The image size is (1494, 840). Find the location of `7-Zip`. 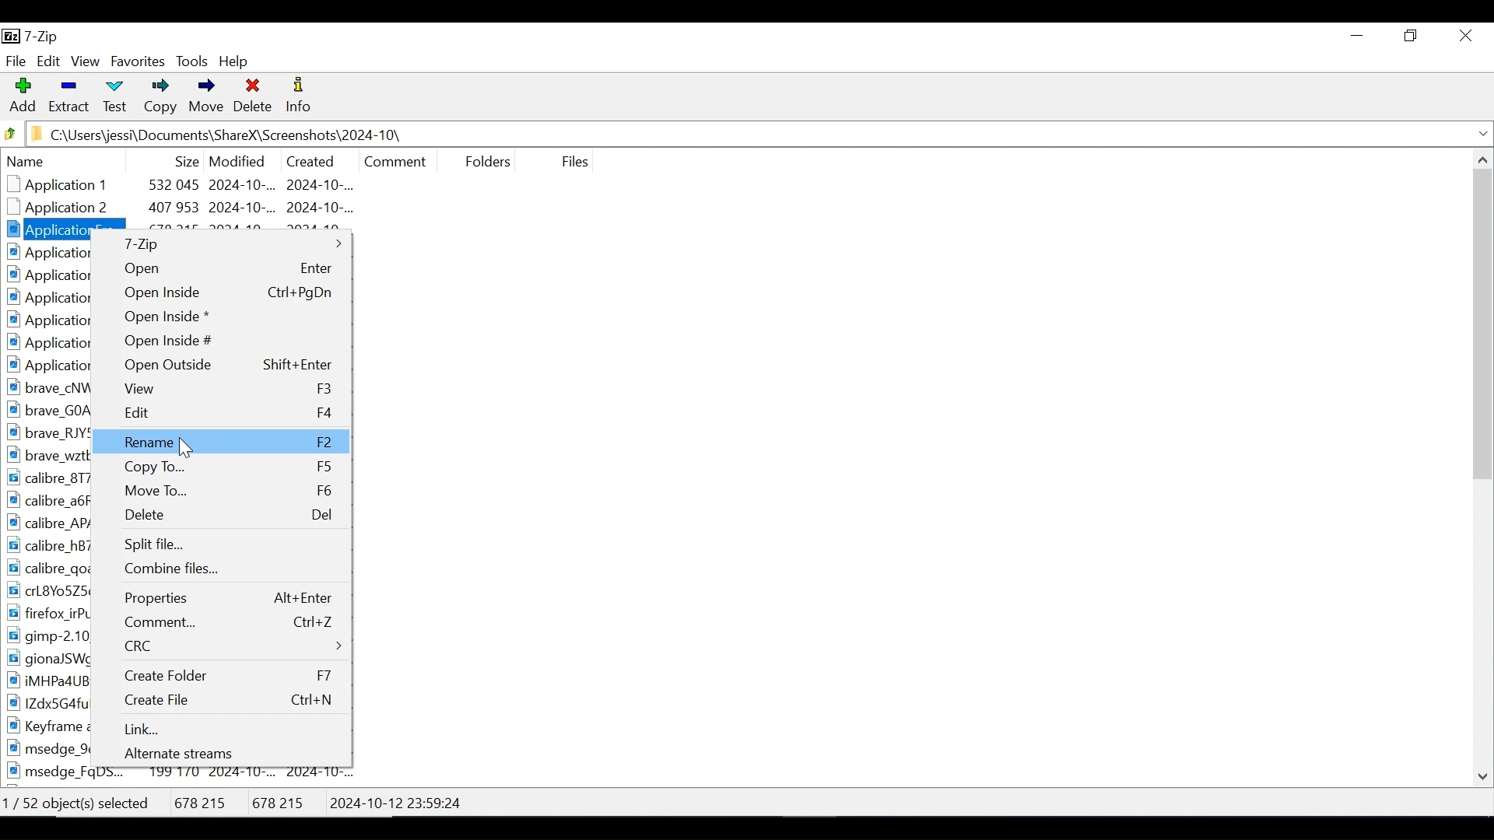

7-Zip is located at coordinates (222, 244).